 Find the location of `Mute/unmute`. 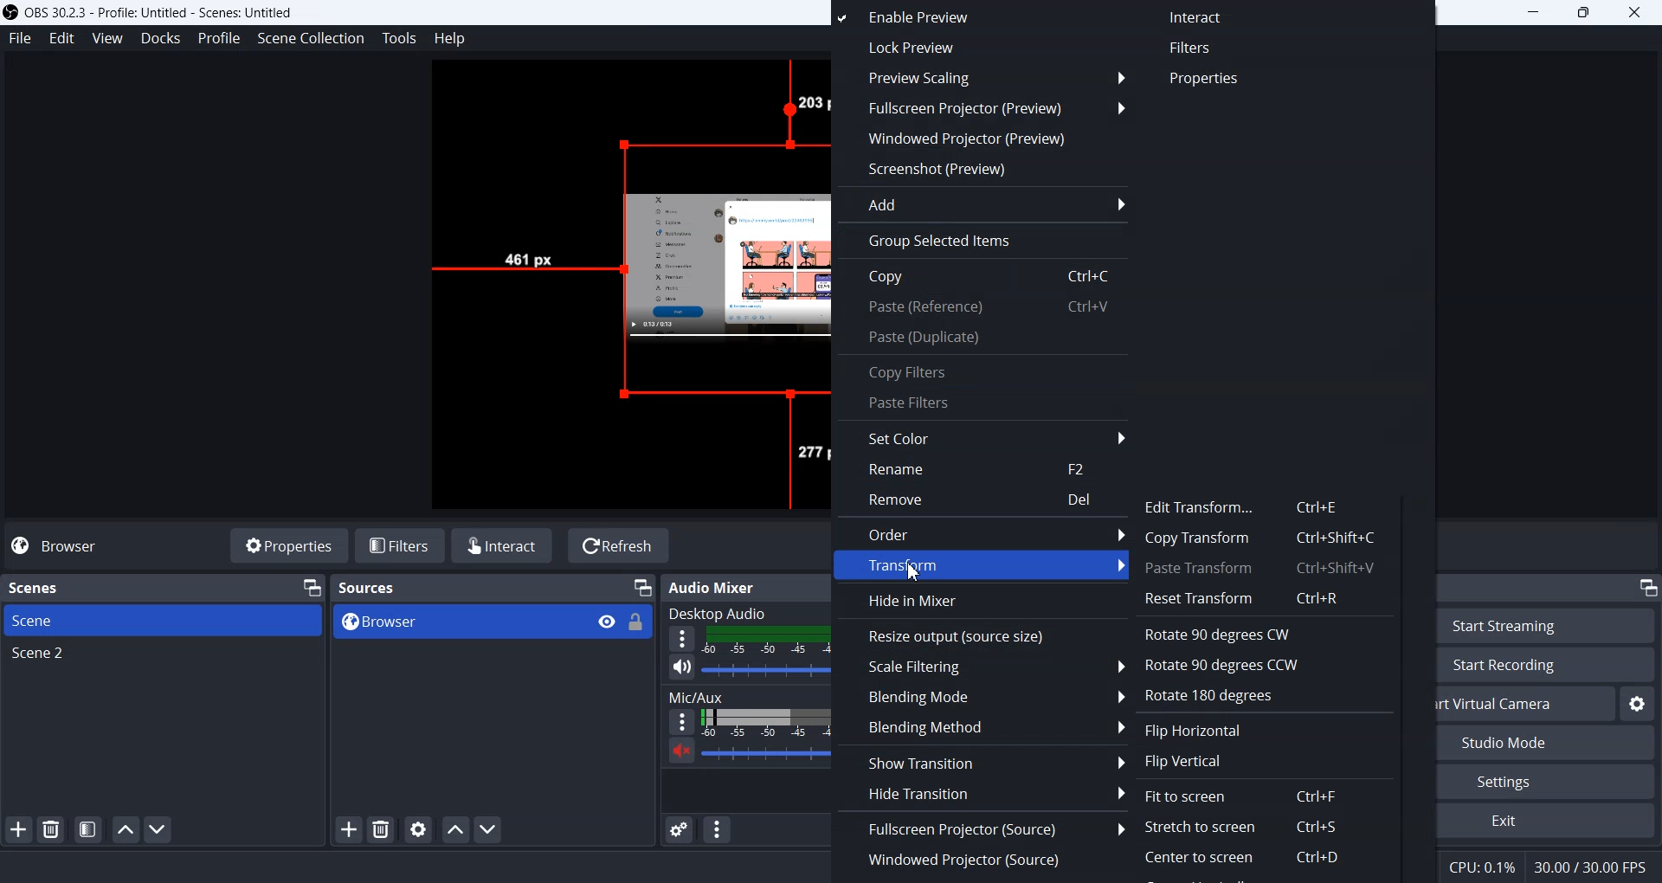

Mute/unmute is located at coordinates (681, 666).